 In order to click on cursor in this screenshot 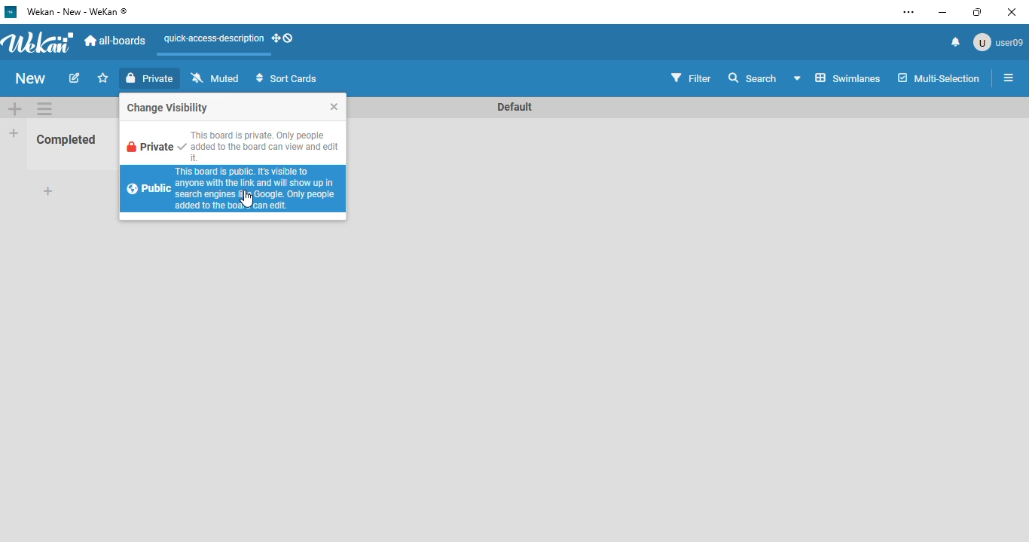, I will do `click(249, 199)`.